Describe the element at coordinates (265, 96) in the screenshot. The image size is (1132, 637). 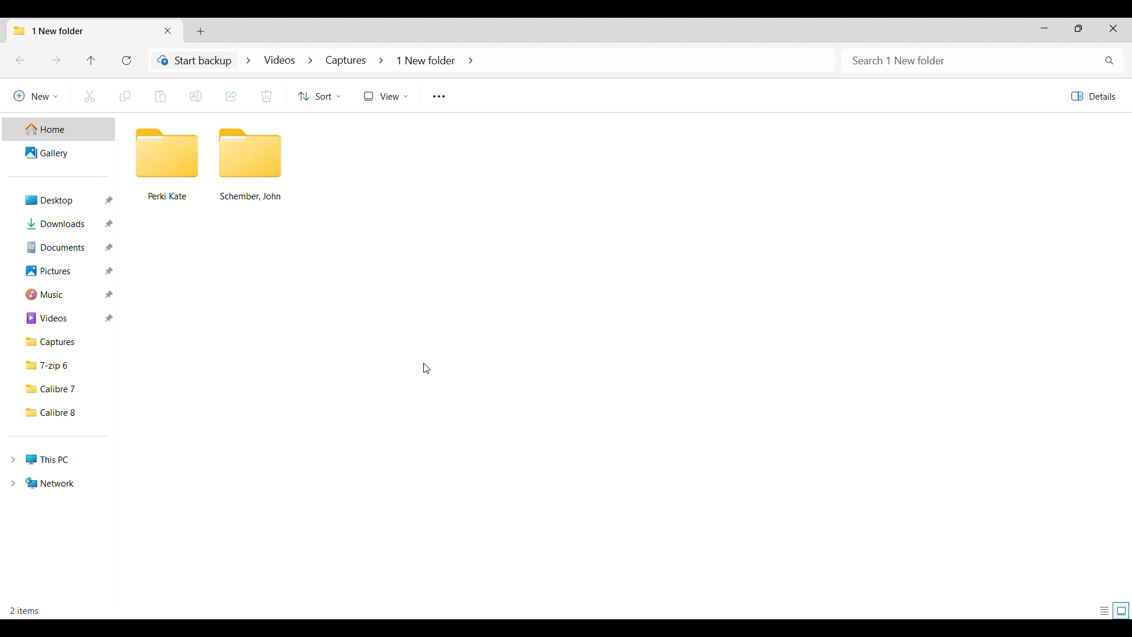
I see `Delete` at that location.